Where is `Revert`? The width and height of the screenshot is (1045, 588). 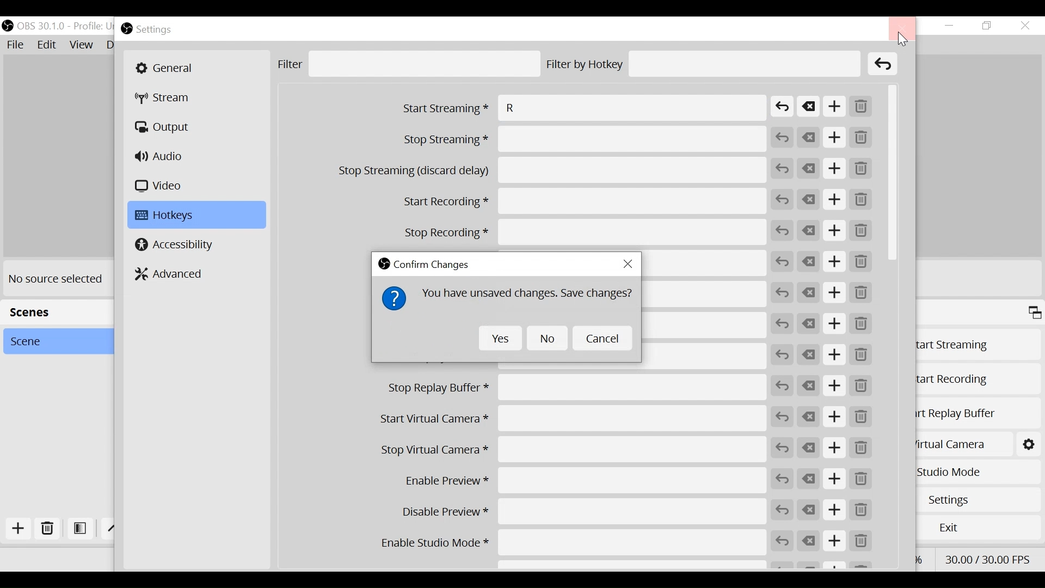 Revert is located at coordinates (783, 199).